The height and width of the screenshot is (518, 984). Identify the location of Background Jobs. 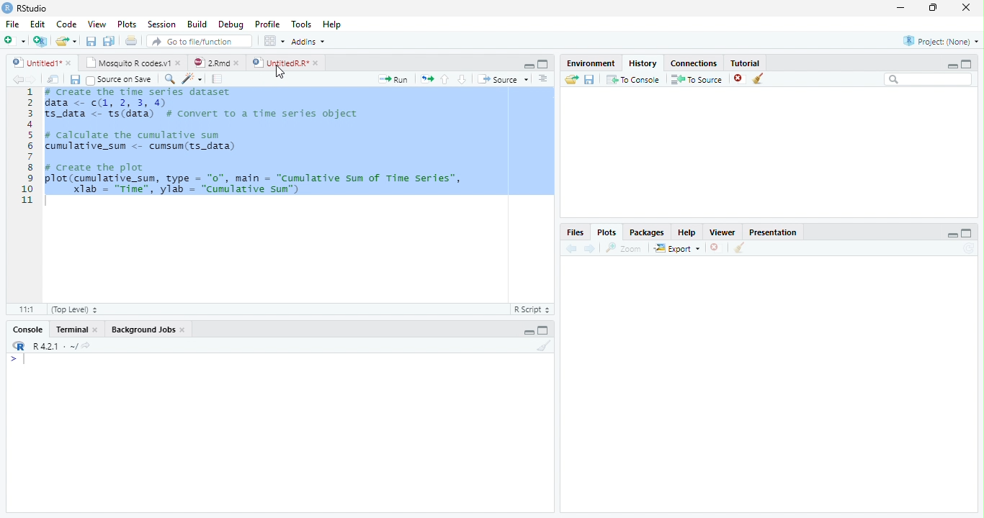
(149, 329).